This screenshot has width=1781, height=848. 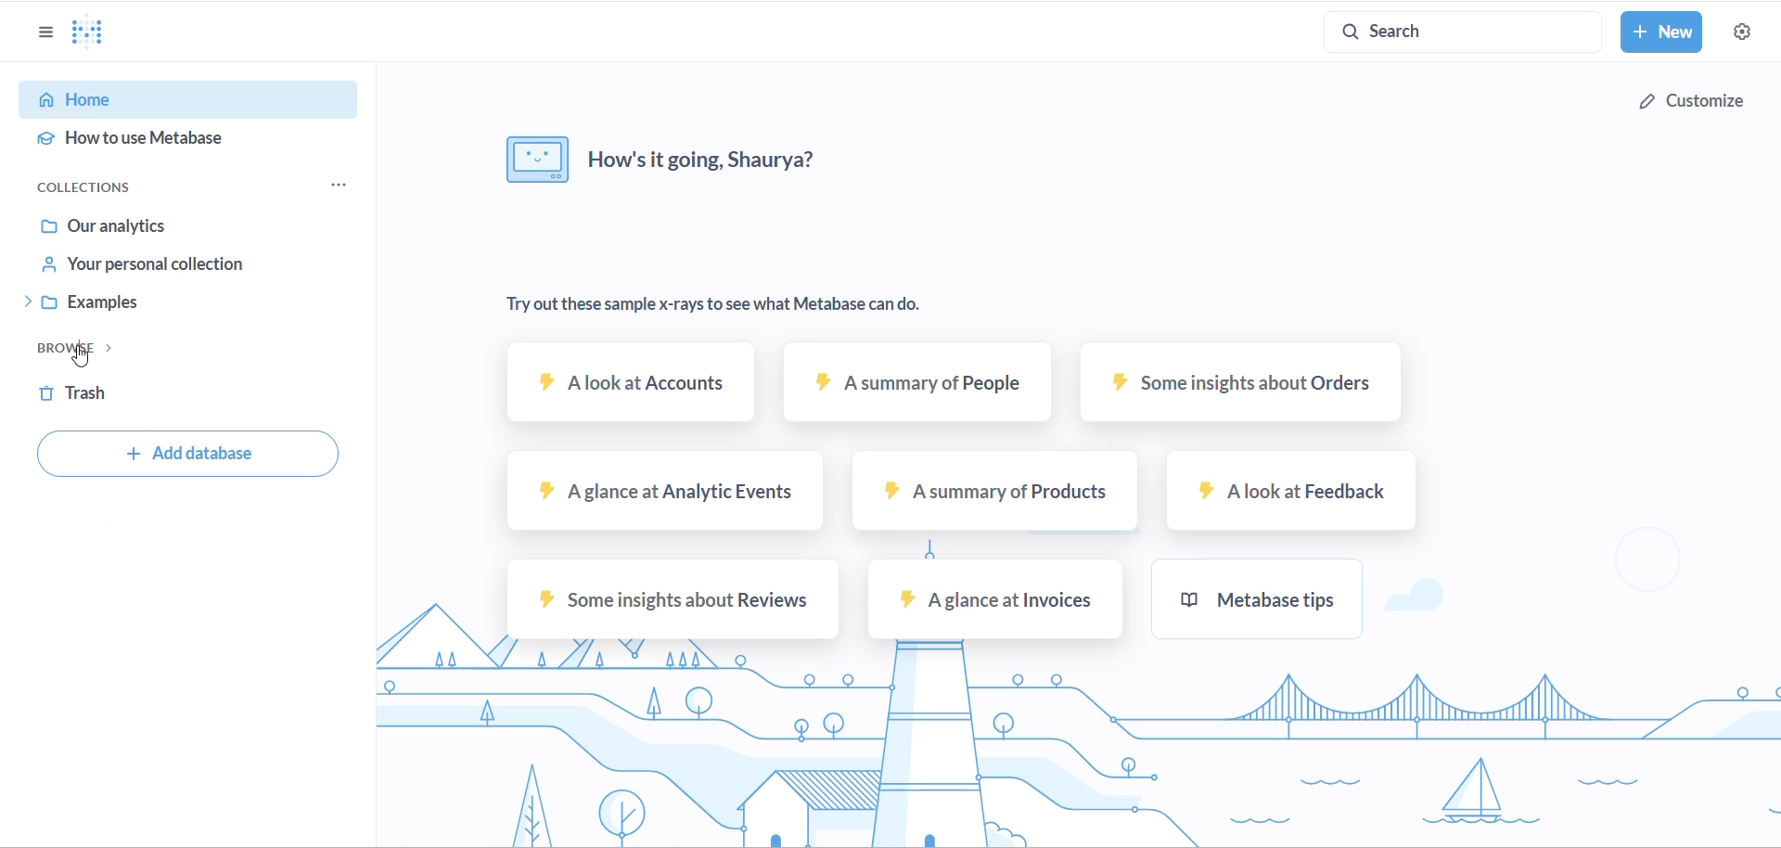 What do you see at coordinates (69, 343) in the screenshot?
I see `BROWSE` at bounding box center [69, 343].